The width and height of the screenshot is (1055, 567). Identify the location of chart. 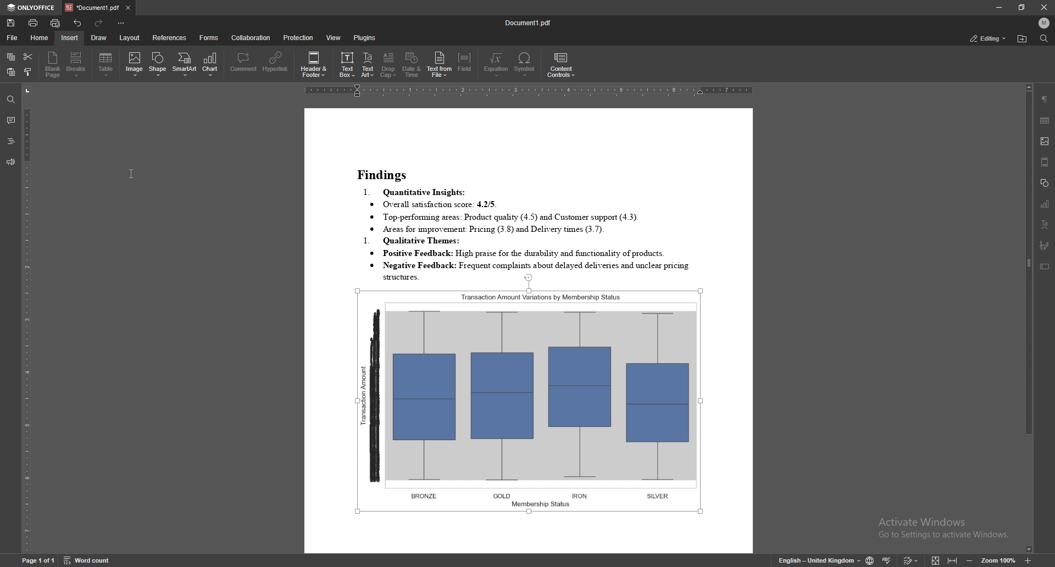
(1045, 203).